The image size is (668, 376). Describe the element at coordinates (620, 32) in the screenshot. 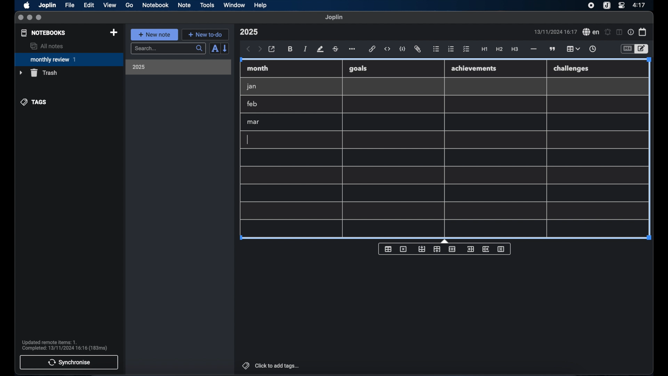

I see `toggle editor layout` at that location.